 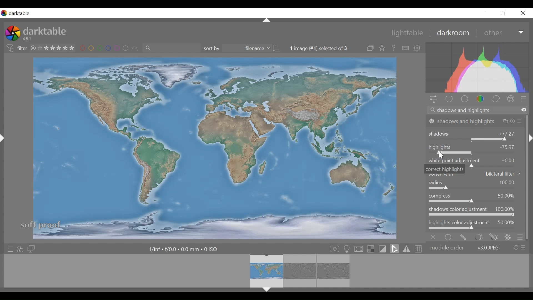 What do you see at coordinates (242, 49) in the screenshot?
I see `sort by` at bounding box center [242, 49].